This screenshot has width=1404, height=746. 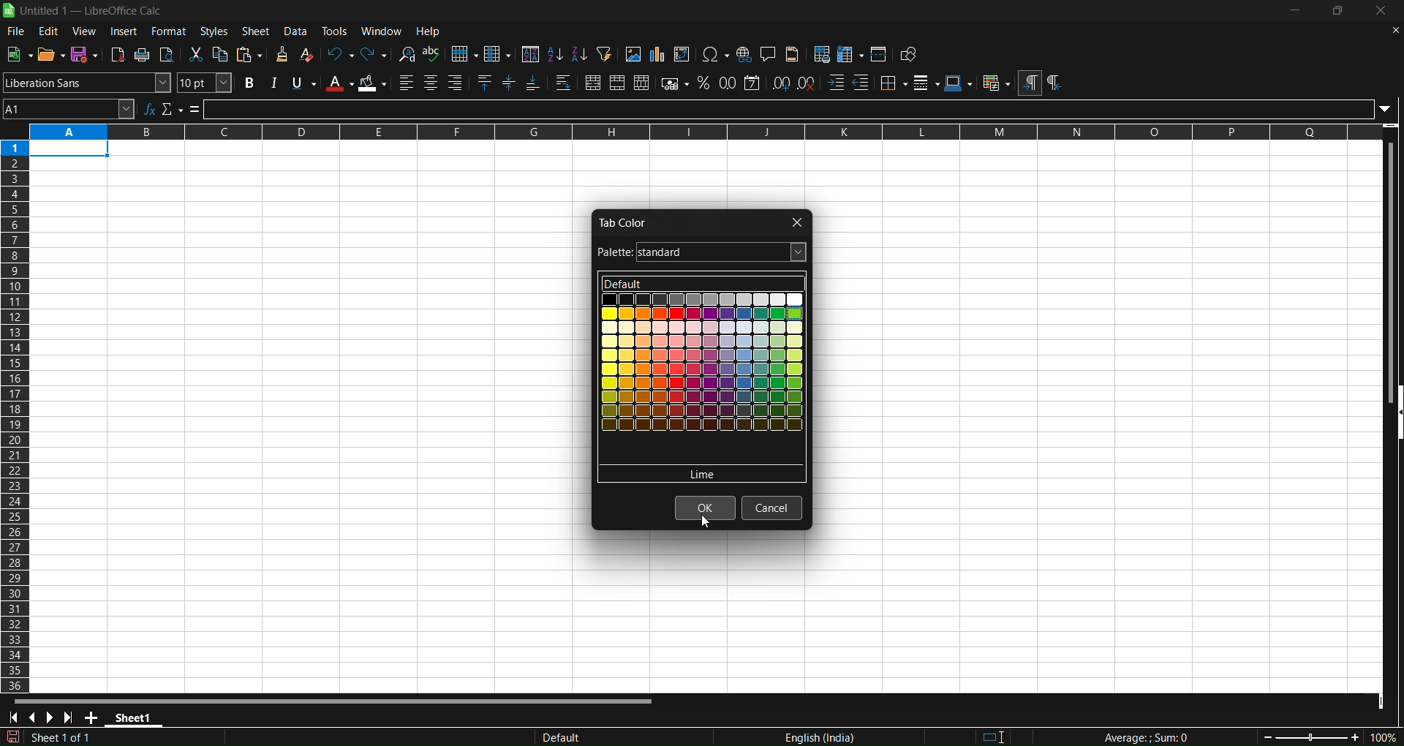 What do you see at coordinates (197, 54) in the screenshot?
I see `cut` at bounding box center [197, 54].